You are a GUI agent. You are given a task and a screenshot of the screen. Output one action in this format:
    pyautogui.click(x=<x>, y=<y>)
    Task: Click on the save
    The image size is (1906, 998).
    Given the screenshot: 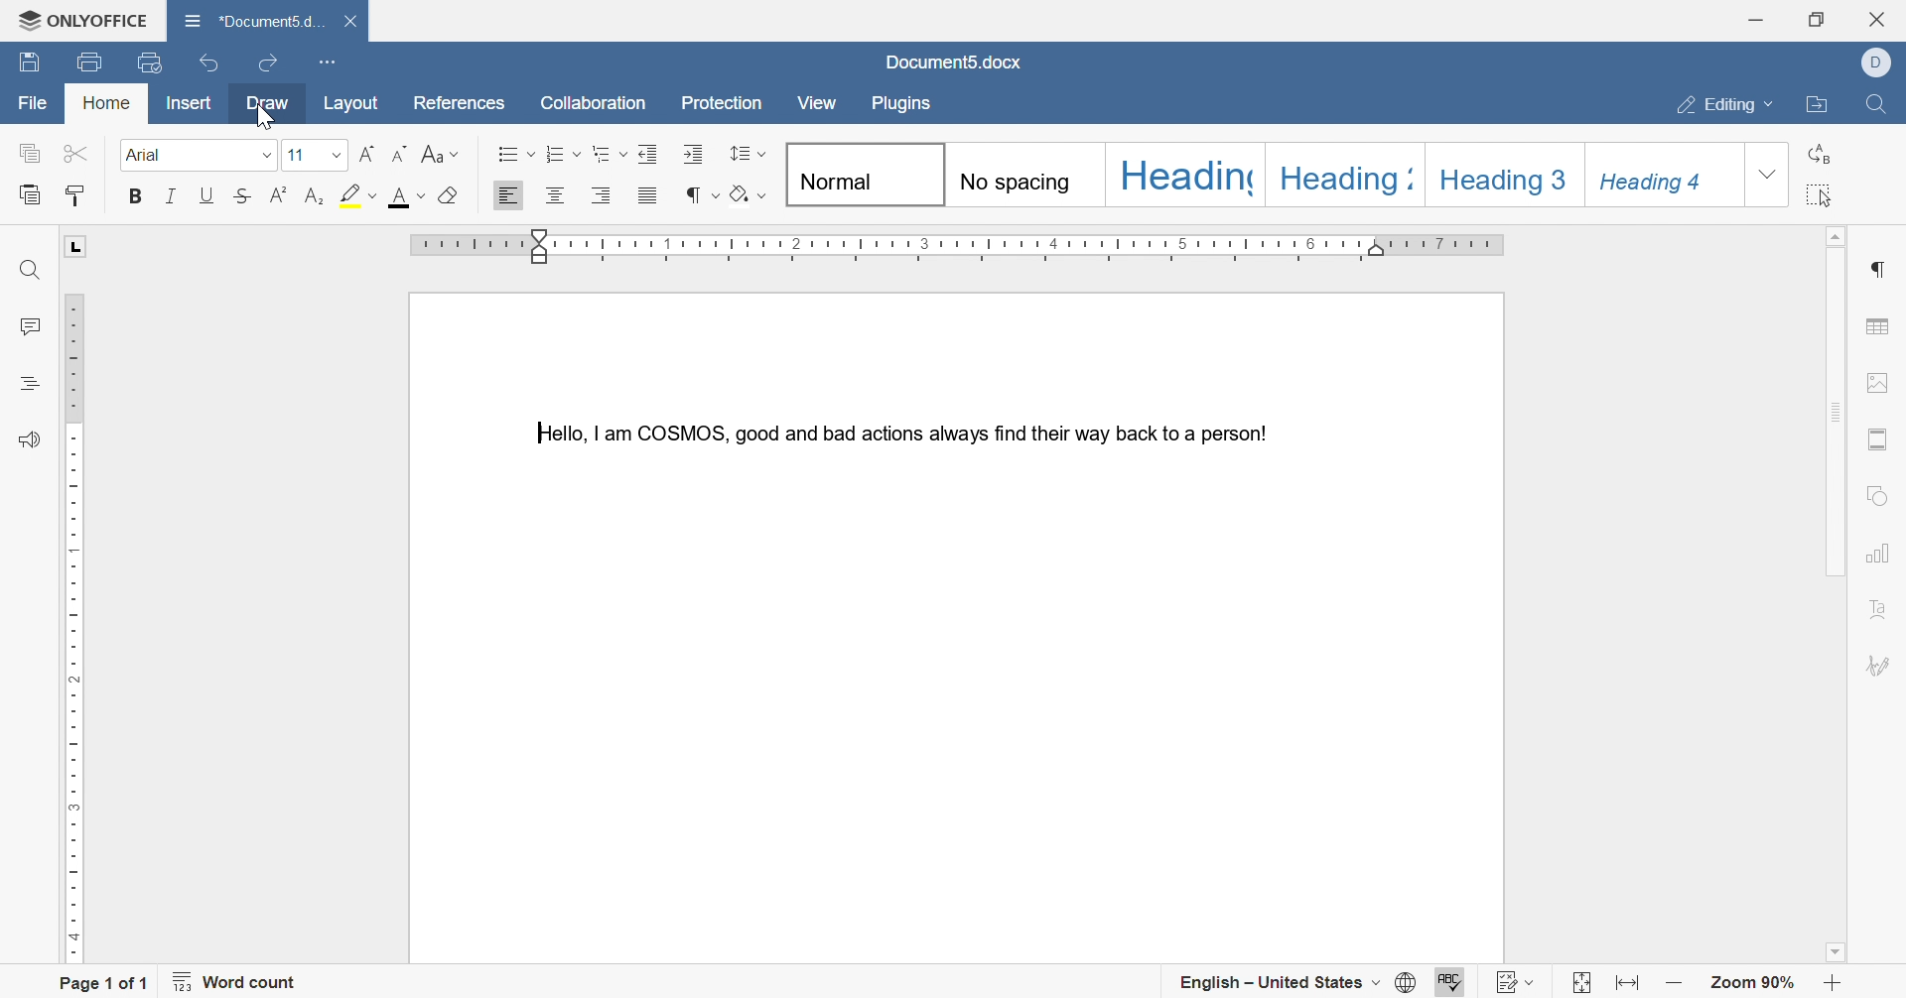 What is the action you would take?
    pyautogui.click(x=30, y=64)
    